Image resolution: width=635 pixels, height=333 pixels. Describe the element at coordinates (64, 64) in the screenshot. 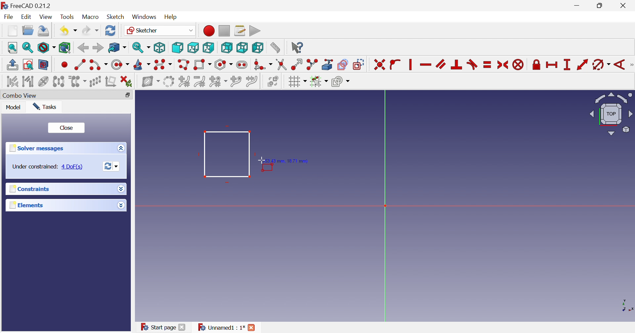

I see `Create point` at that location.